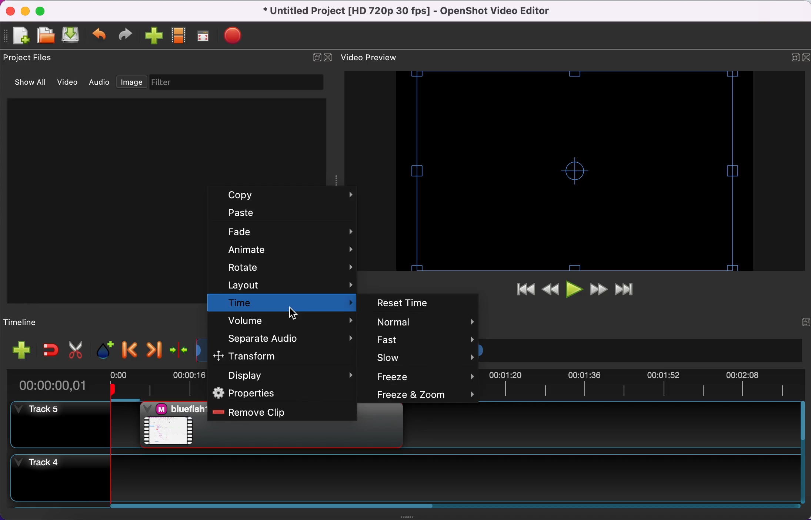  I want to click on save file, so click(73, 36).